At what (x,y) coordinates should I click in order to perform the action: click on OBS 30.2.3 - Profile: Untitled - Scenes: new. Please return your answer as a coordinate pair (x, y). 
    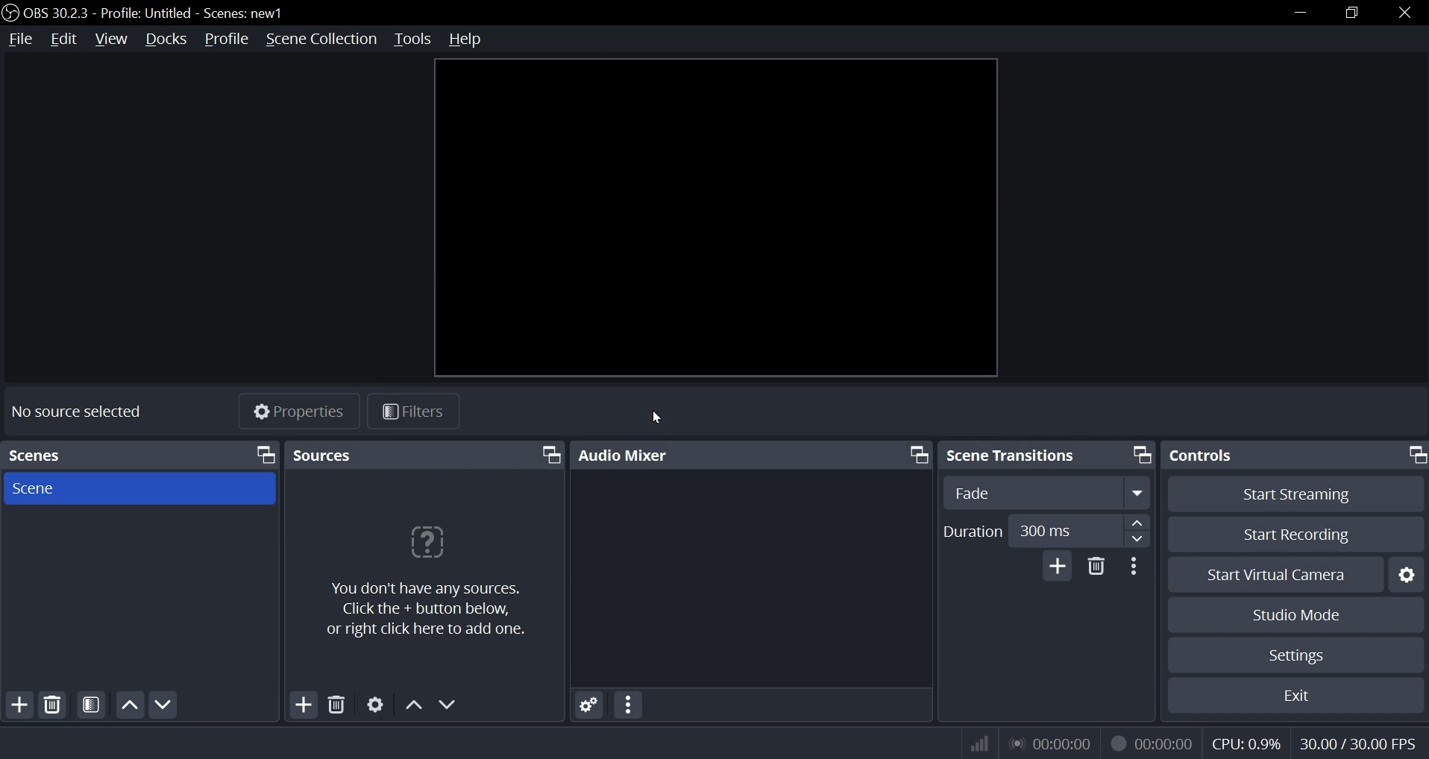
    Looking at the image, I should click on (105, 15).